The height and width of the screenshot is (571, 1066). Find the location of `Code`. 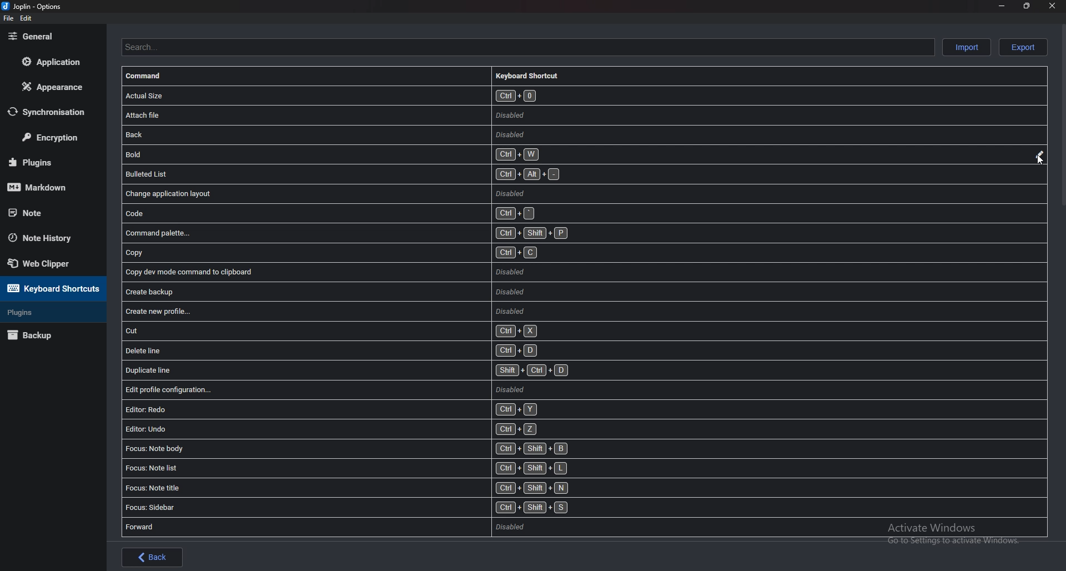

Code is located at coordinates (396, 213).